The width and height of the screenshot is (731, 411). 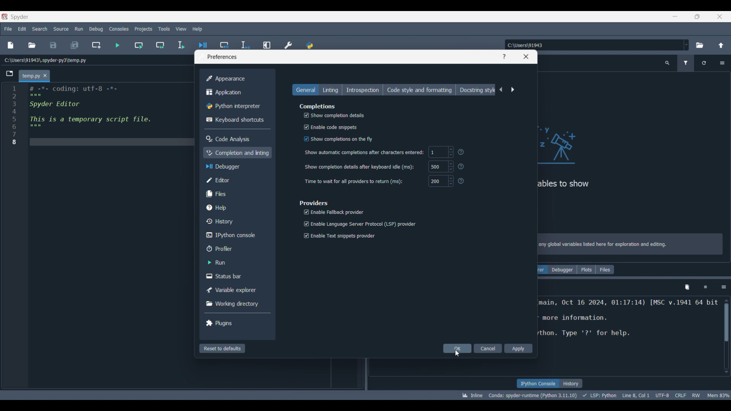 I want to click on Editor, so click(x=236, y=180).